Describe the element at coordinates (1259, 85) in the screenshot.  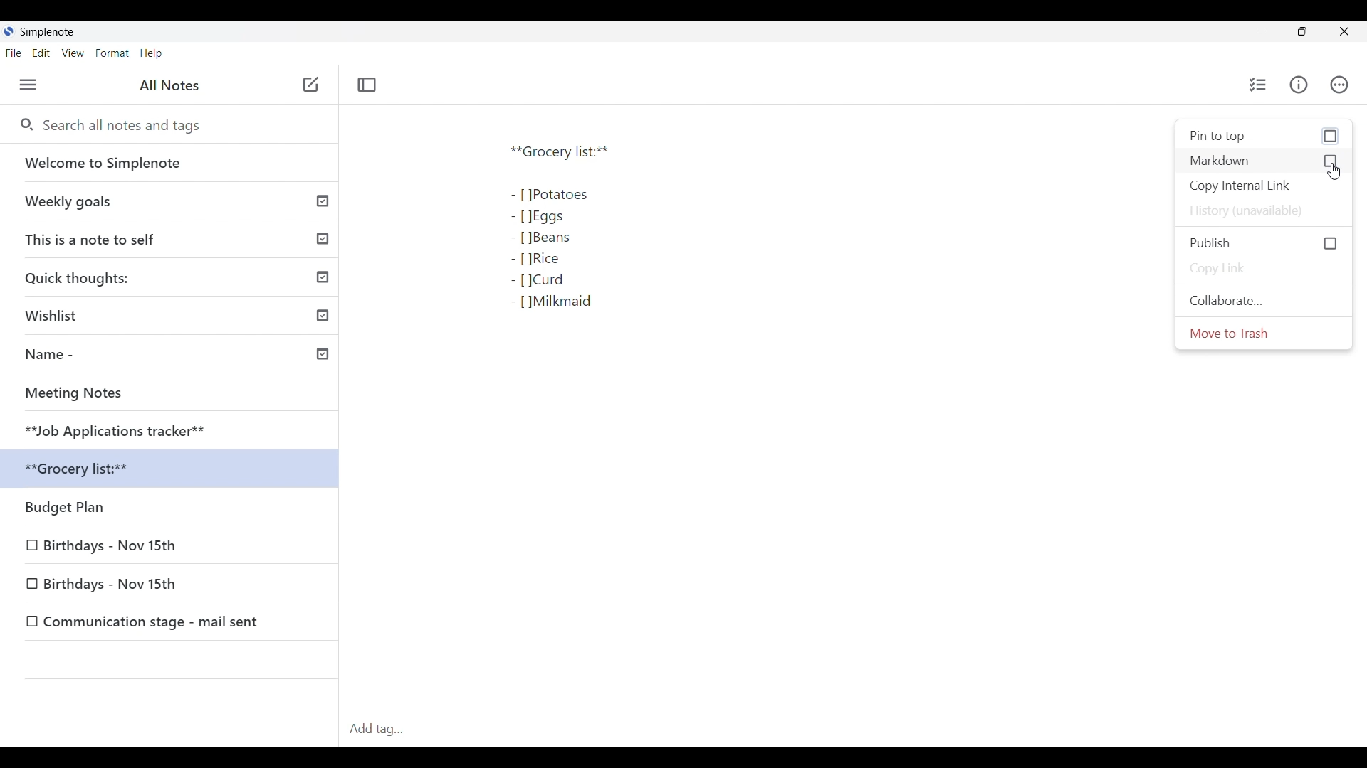
I see `Insert checklist` at that location.